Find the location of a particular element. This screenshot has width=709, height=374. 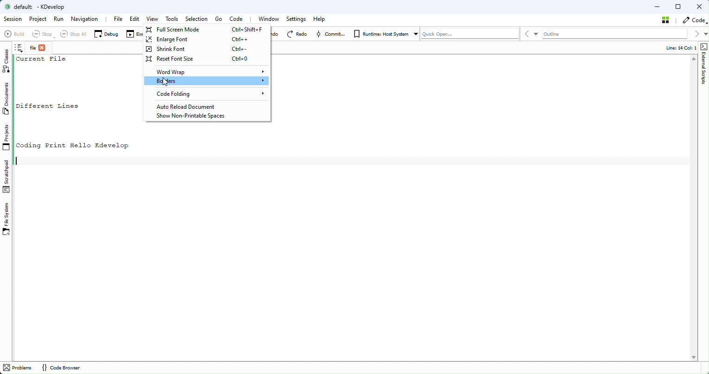

Commit is located at coordinates (332, 34).